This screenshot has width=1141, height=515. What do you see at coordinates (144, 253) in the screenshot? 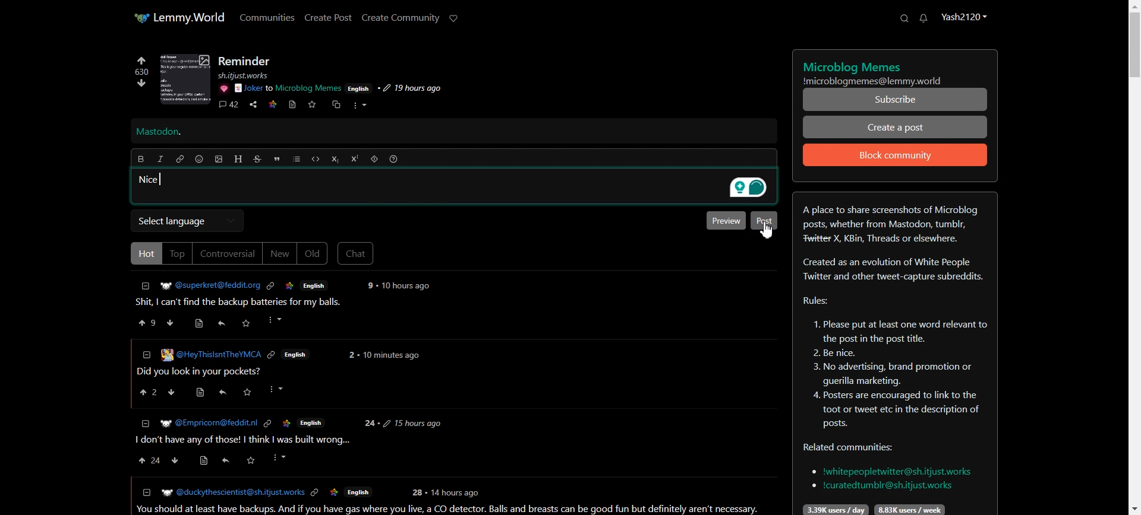
I see `Hot` at bounding box center [144, 253].